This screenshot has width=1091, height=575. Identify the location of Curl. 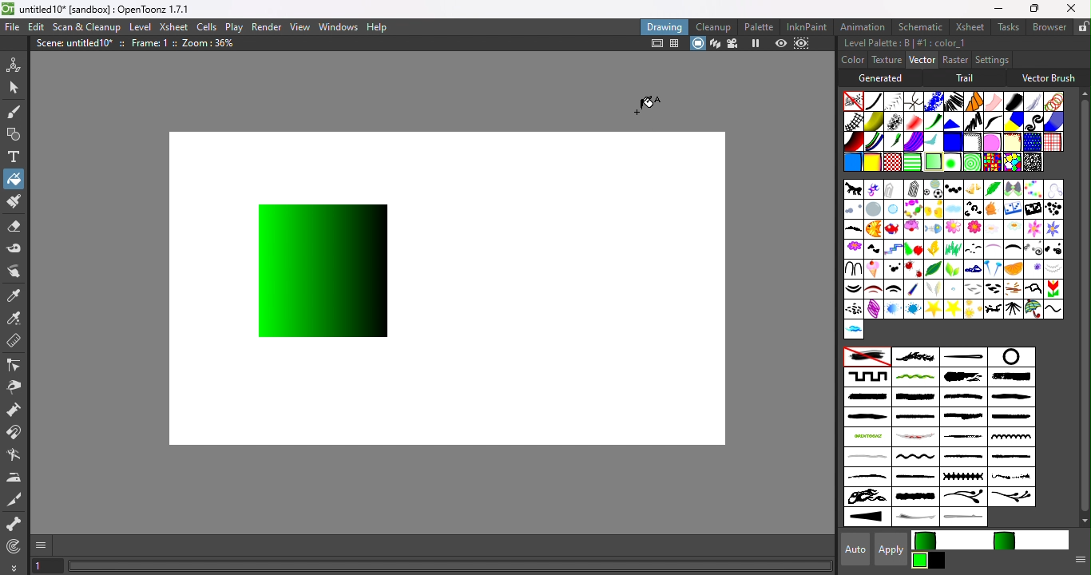
(973, 208).